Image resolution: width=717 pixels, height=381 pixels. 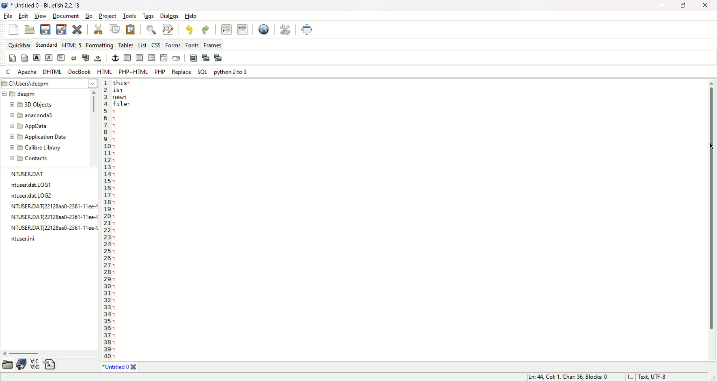 I want to click on DocBook, so click(x=79, y=71).